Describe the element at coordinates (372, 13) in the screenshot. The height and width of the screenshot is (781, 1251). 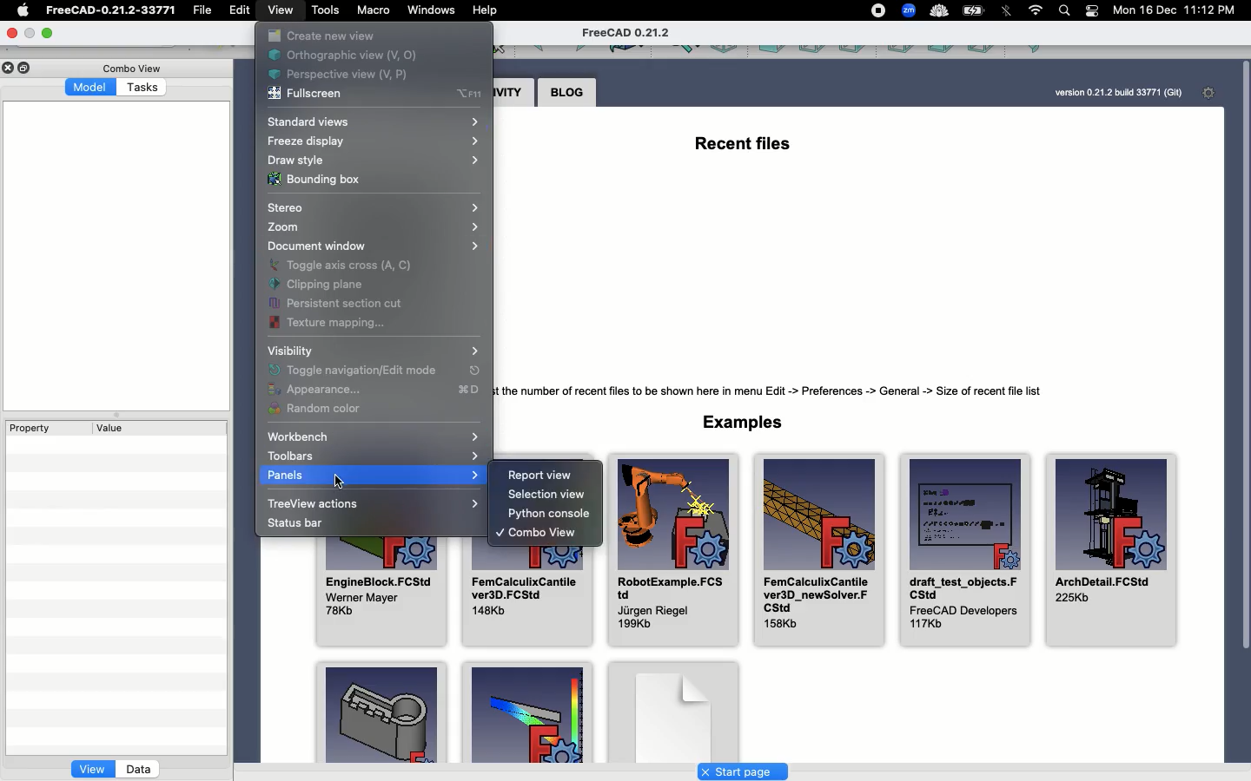
I see `Macro` at that location.